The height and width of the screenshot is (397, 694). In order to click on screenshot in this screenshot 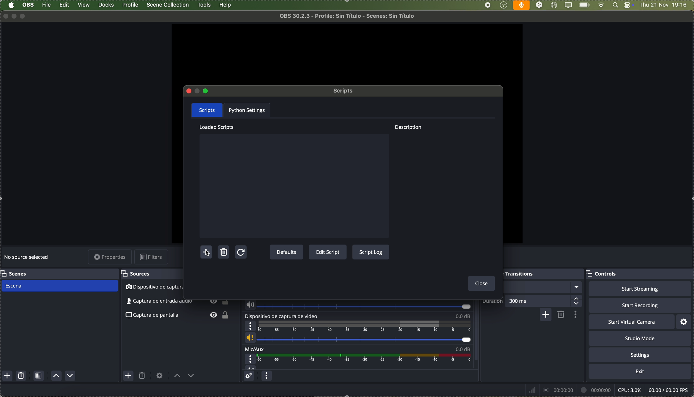, I will do `click(179, 316)`.